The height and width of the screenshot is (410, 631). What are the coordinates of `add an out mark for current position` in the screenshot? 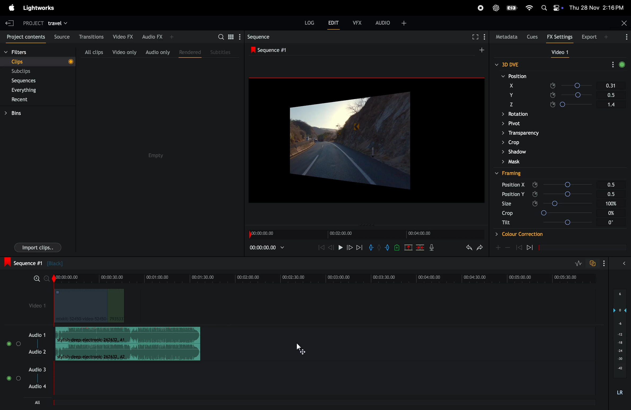 It's located at (388, 247).